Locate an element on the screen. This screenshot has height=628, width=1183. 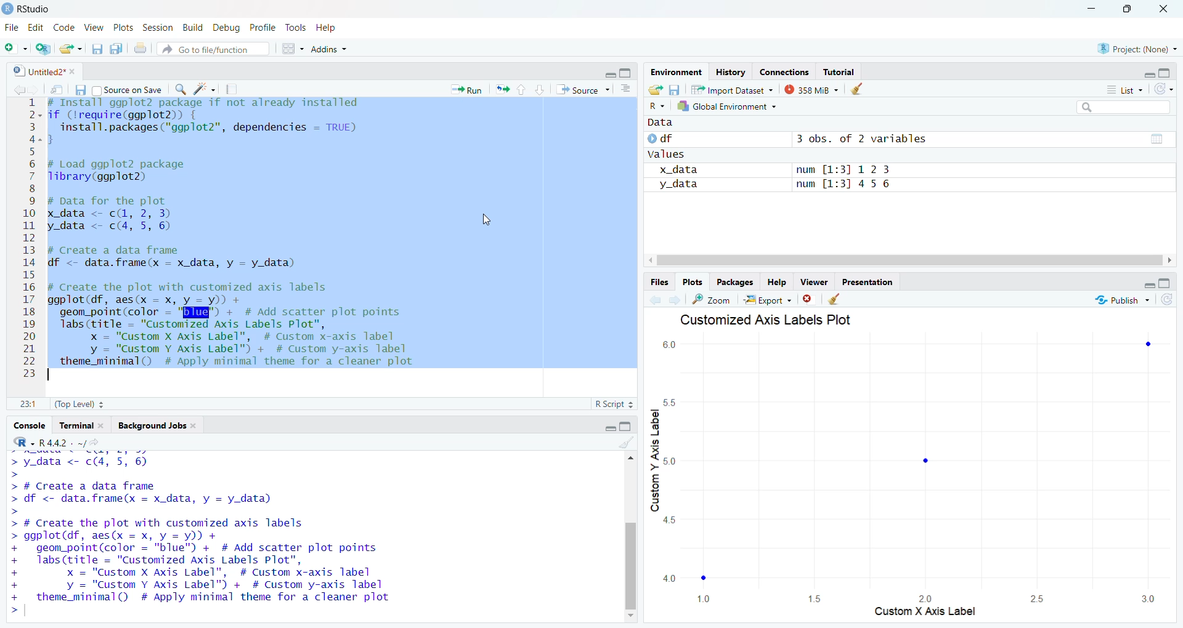
Background Jobs is located at coordinates (157, 426).